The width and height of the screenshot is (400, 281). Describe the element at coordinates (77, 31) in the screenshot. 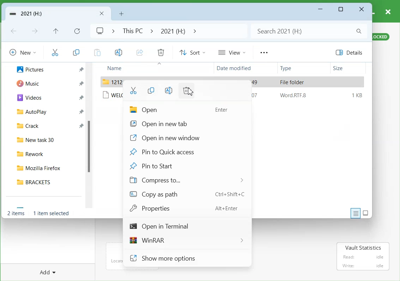

I see `Refresh` at that location.